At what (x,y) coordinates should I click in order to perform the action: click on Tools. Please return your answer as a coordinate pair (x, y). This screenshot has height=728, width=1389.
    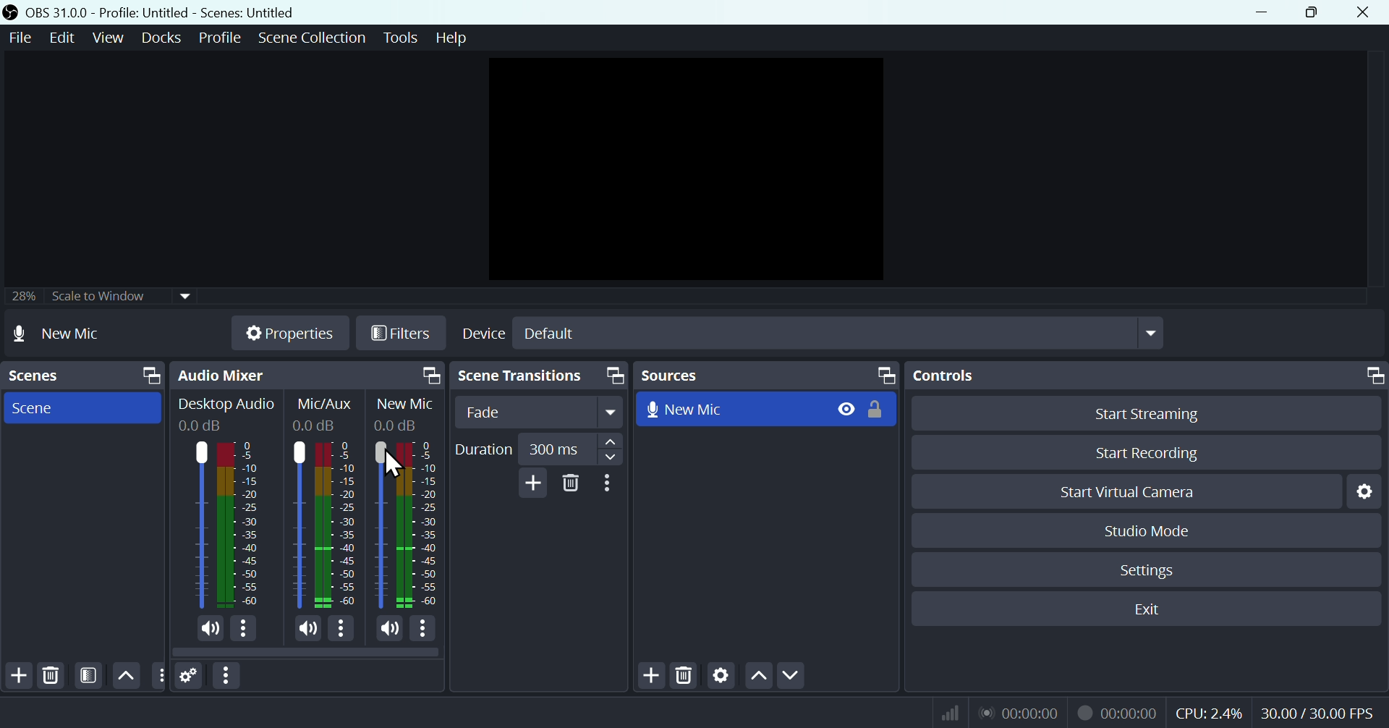
    Looking at the image, I should click on (403, 38).